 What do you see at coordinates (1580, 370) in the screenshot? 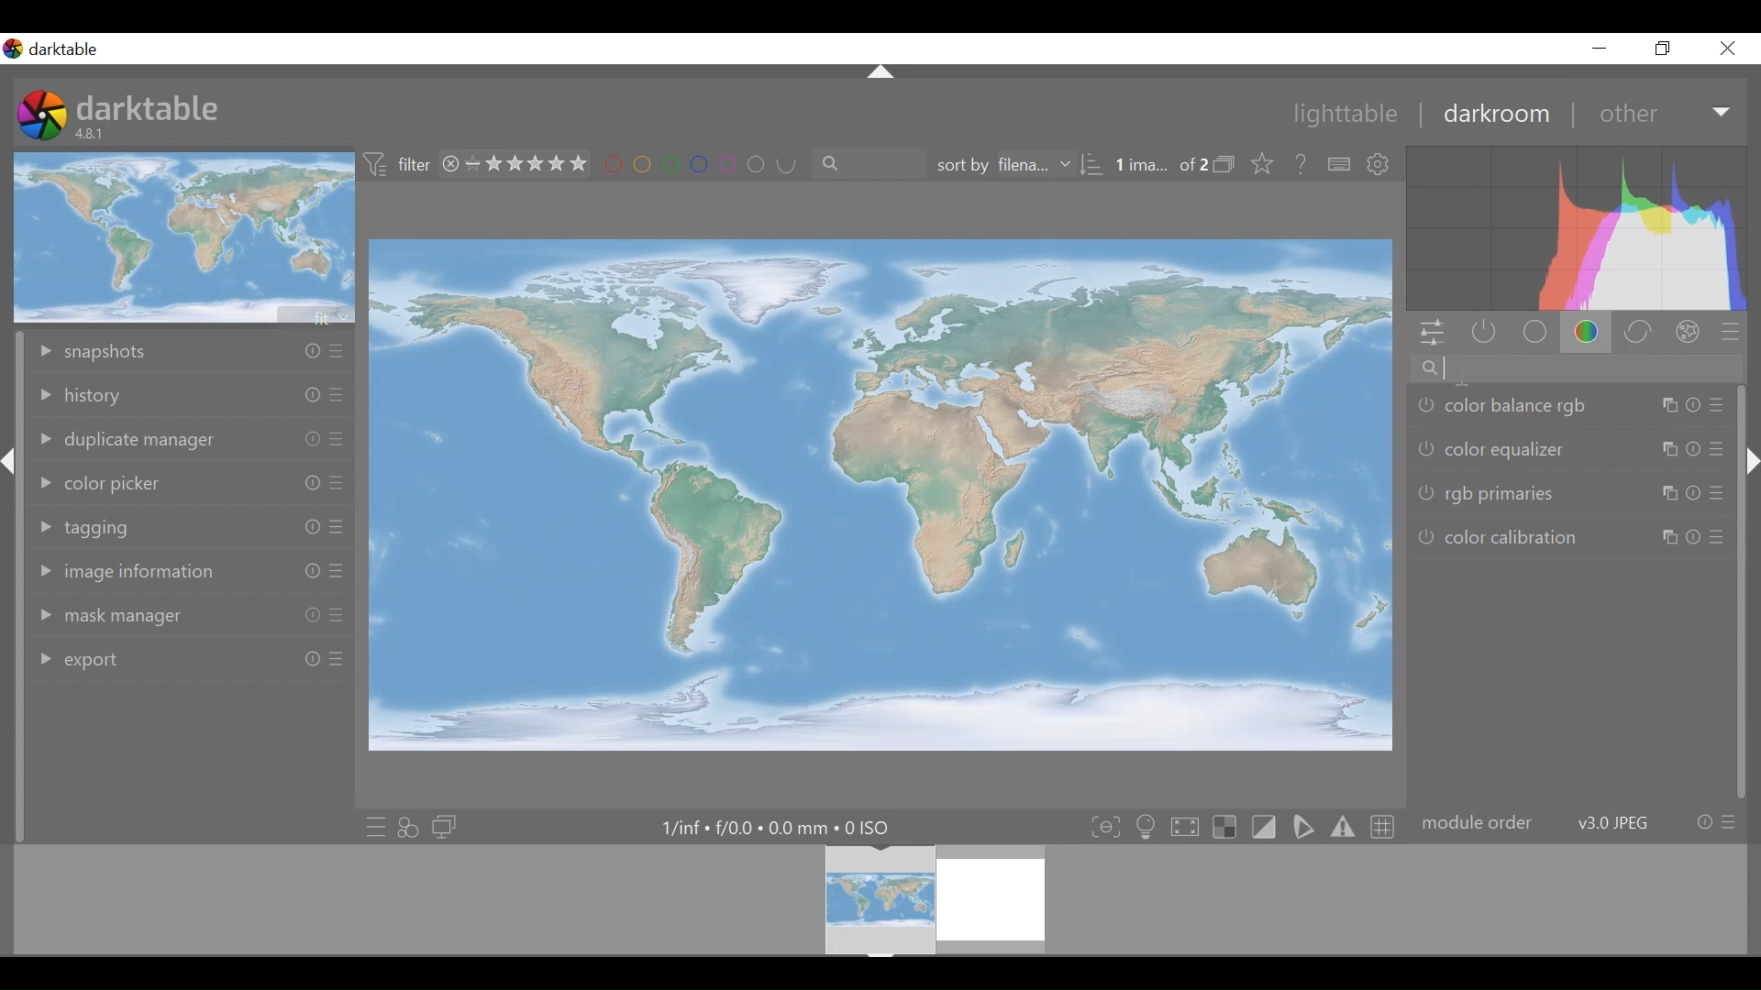
I see `search modules` at bounding box center [1580, 370].